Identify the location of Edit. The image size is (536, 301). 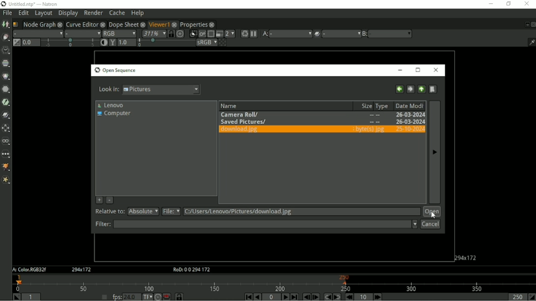
(24, 13).